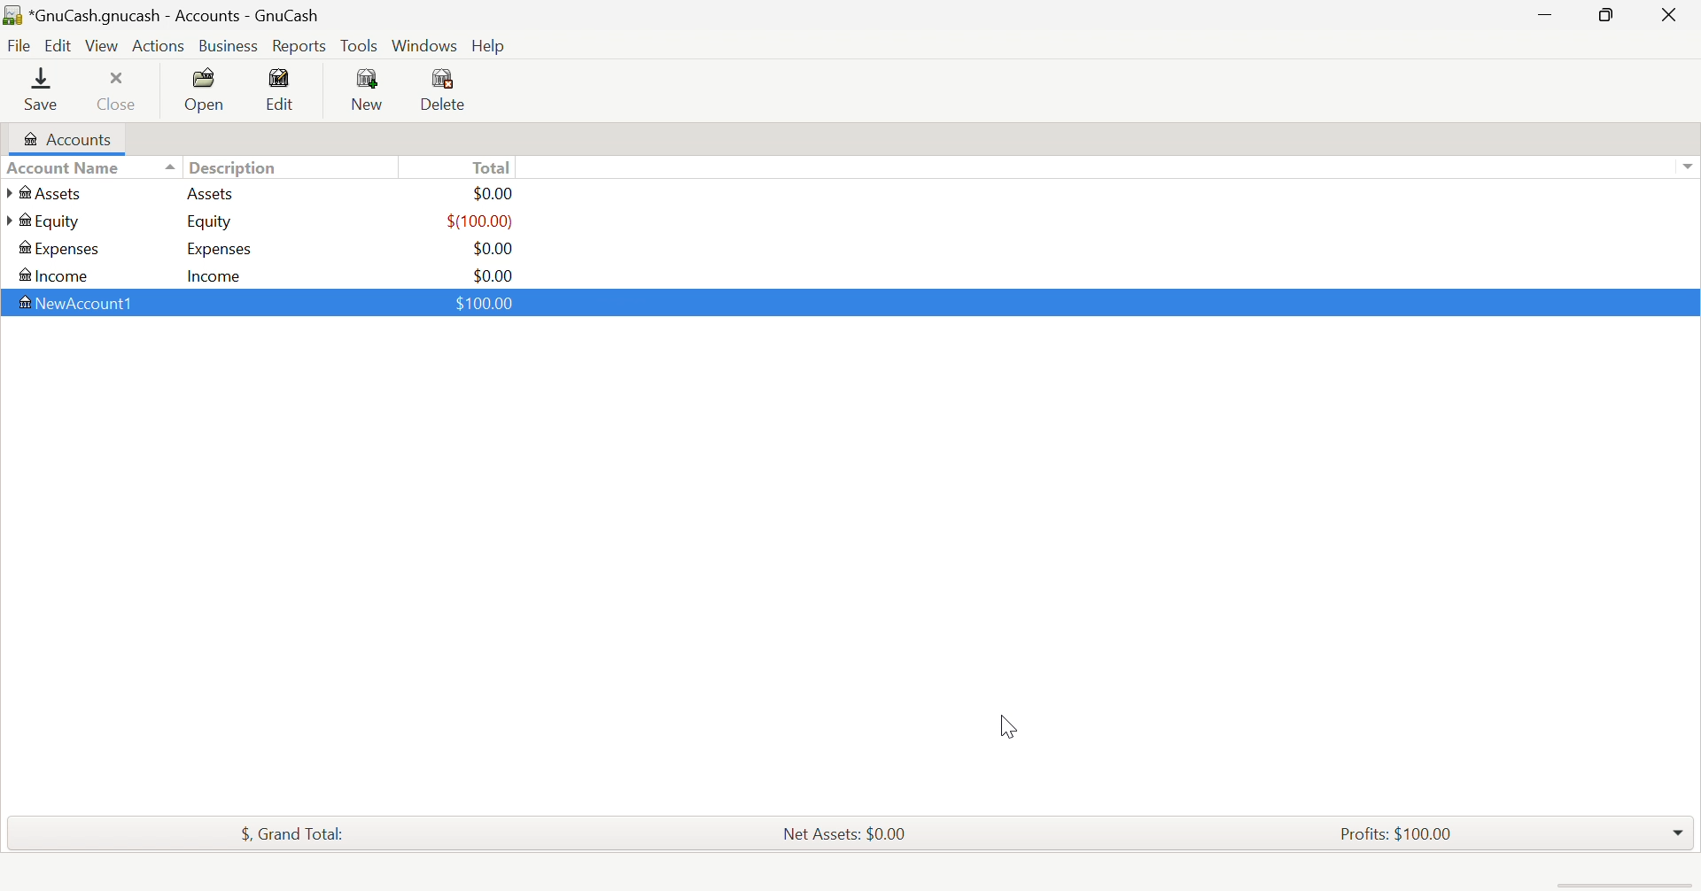  I want to click on Open, so click(206, 89).